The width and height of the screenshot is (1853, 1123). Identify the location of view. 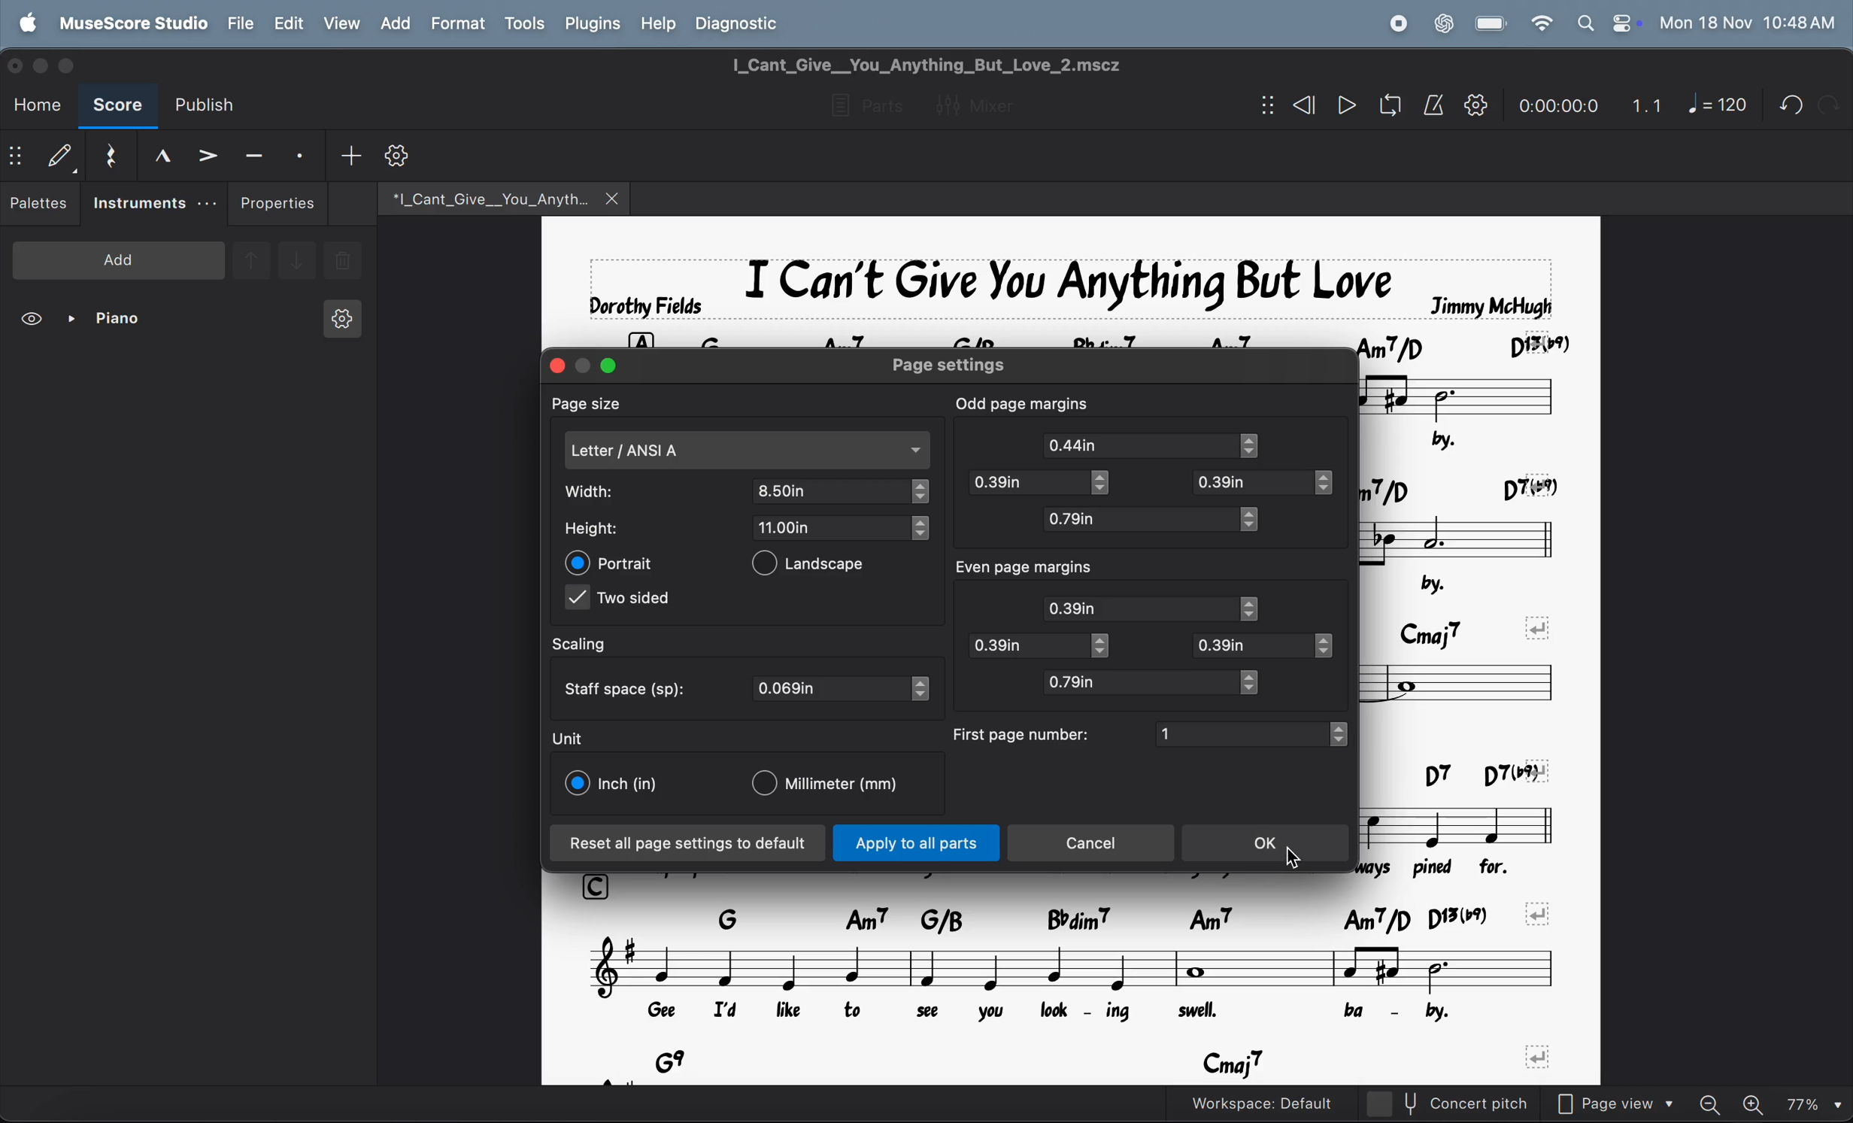
(341, 23).